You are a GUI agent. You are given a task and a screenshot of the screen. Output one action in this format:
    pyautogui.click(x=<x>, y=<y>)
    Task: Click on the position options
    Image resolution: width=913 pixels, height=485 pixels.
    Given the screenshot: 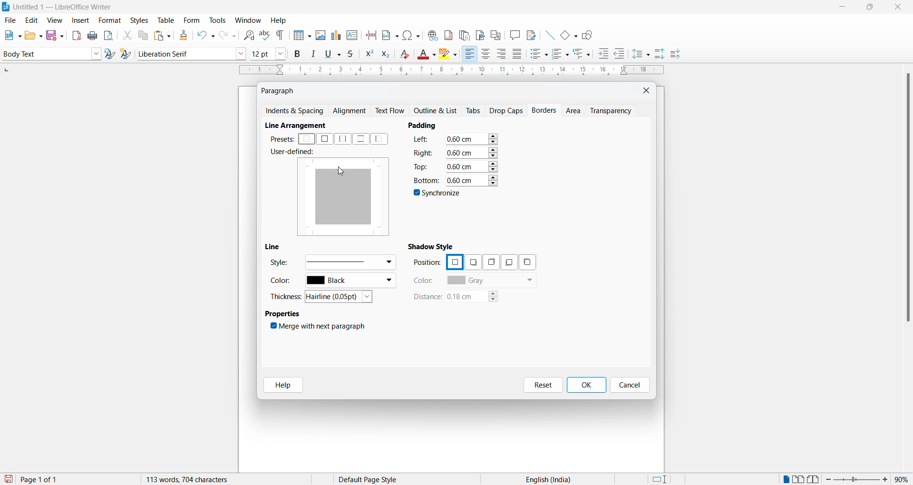 What is the action you would take?
    pyautogui.click(x=454, y=261)
    